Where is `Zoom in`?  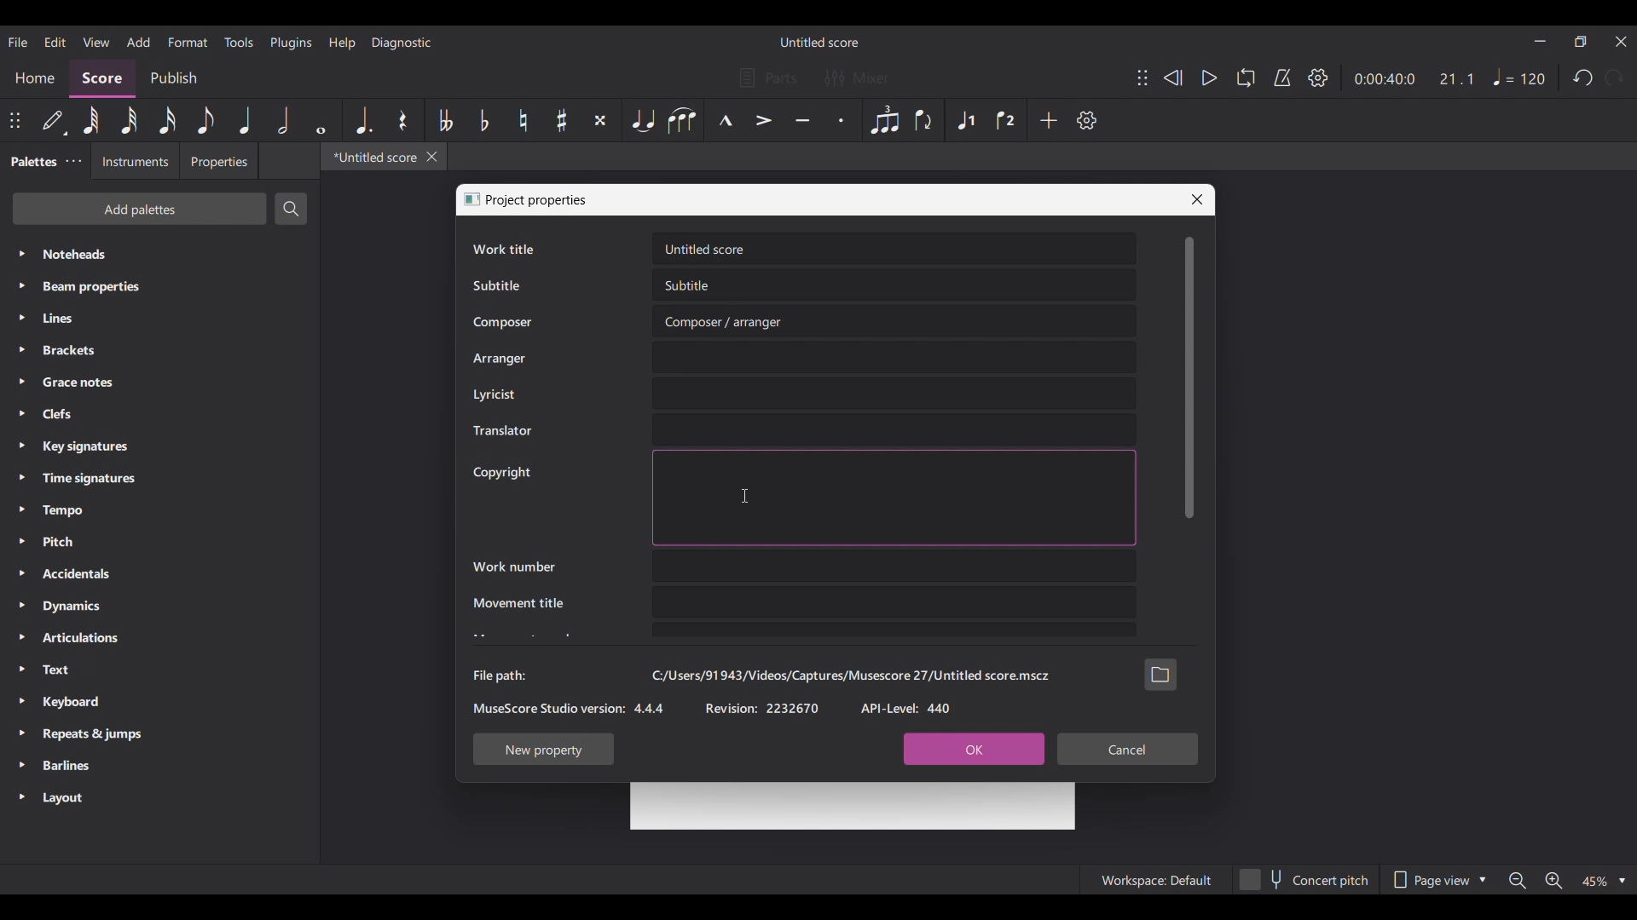
Zoom in is located at coordinates (1554, 881).